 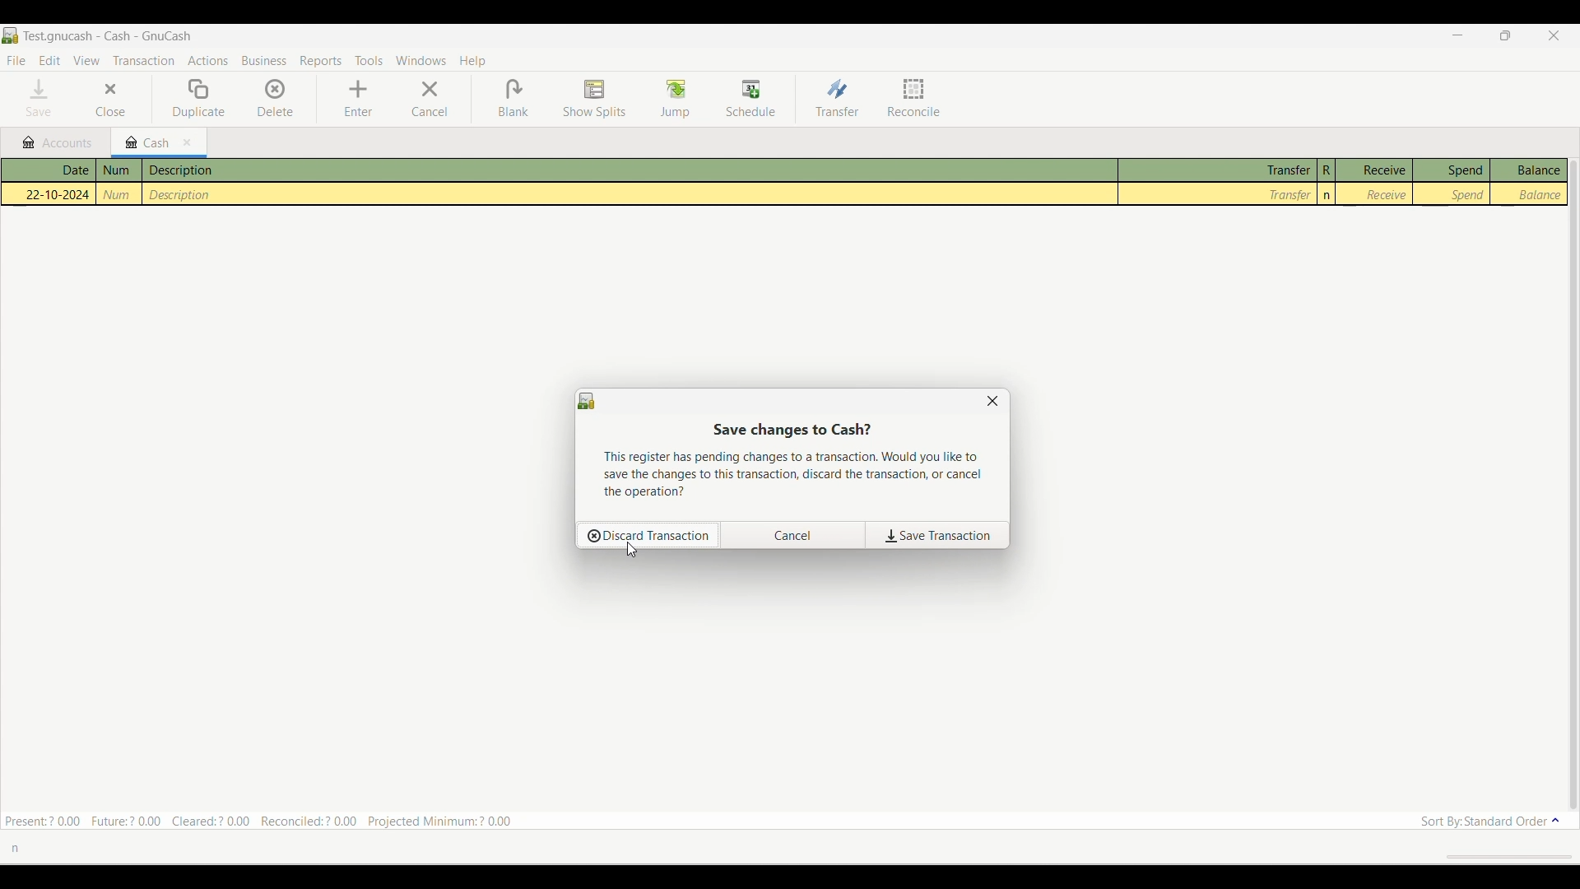 I want to click on Delete, so click(x=276, y=98).